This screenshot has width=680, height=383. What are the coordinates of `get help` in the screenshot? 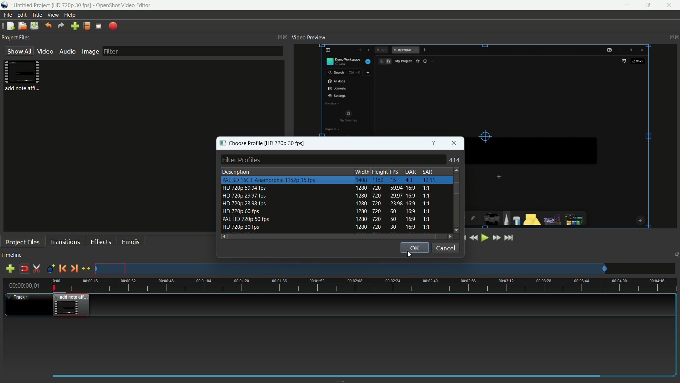 It's located at (434, 143).